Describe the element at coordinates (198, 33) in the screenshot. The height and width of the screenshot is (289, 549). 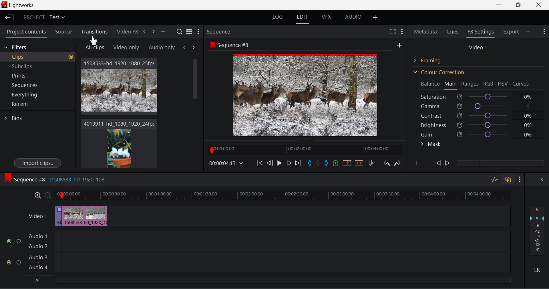
I see `Show Settings` at that location.